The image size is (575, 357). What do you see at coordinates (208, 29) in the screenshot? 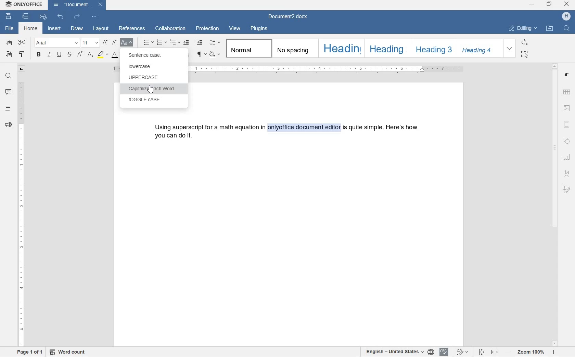
I see `protection` at bounding box center [208, 29].